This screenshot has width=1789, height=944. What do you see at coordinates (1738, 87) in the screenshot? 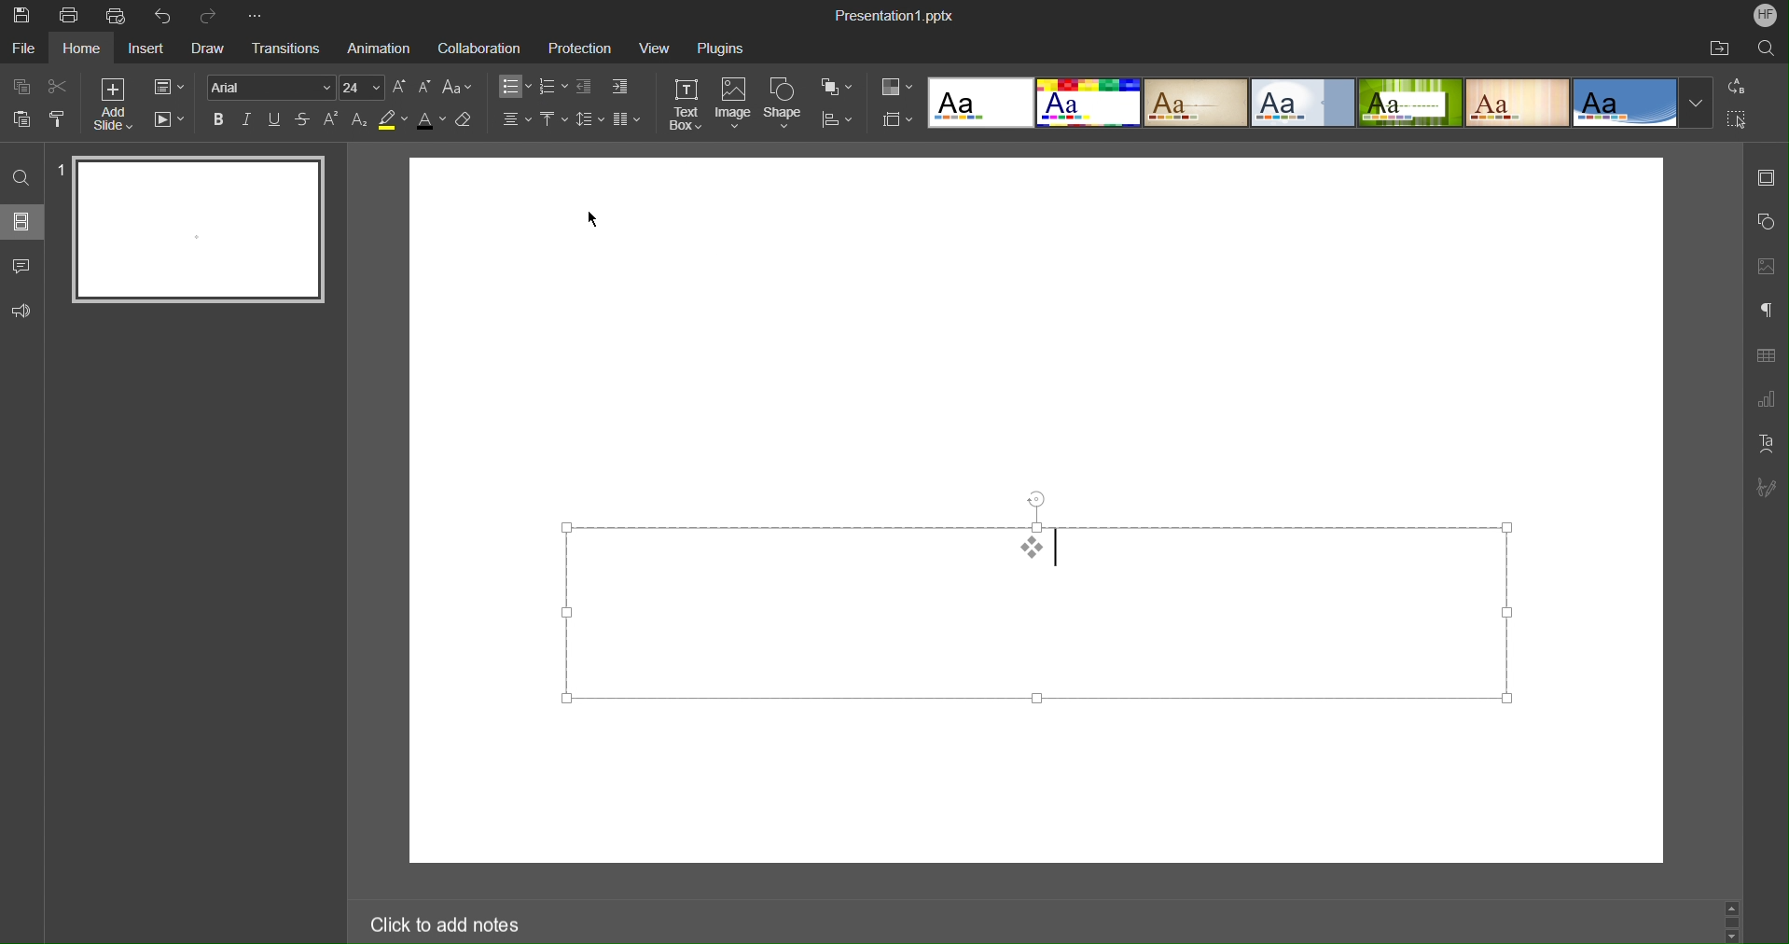
I see `Replace` at bounding box center [1738, 87].